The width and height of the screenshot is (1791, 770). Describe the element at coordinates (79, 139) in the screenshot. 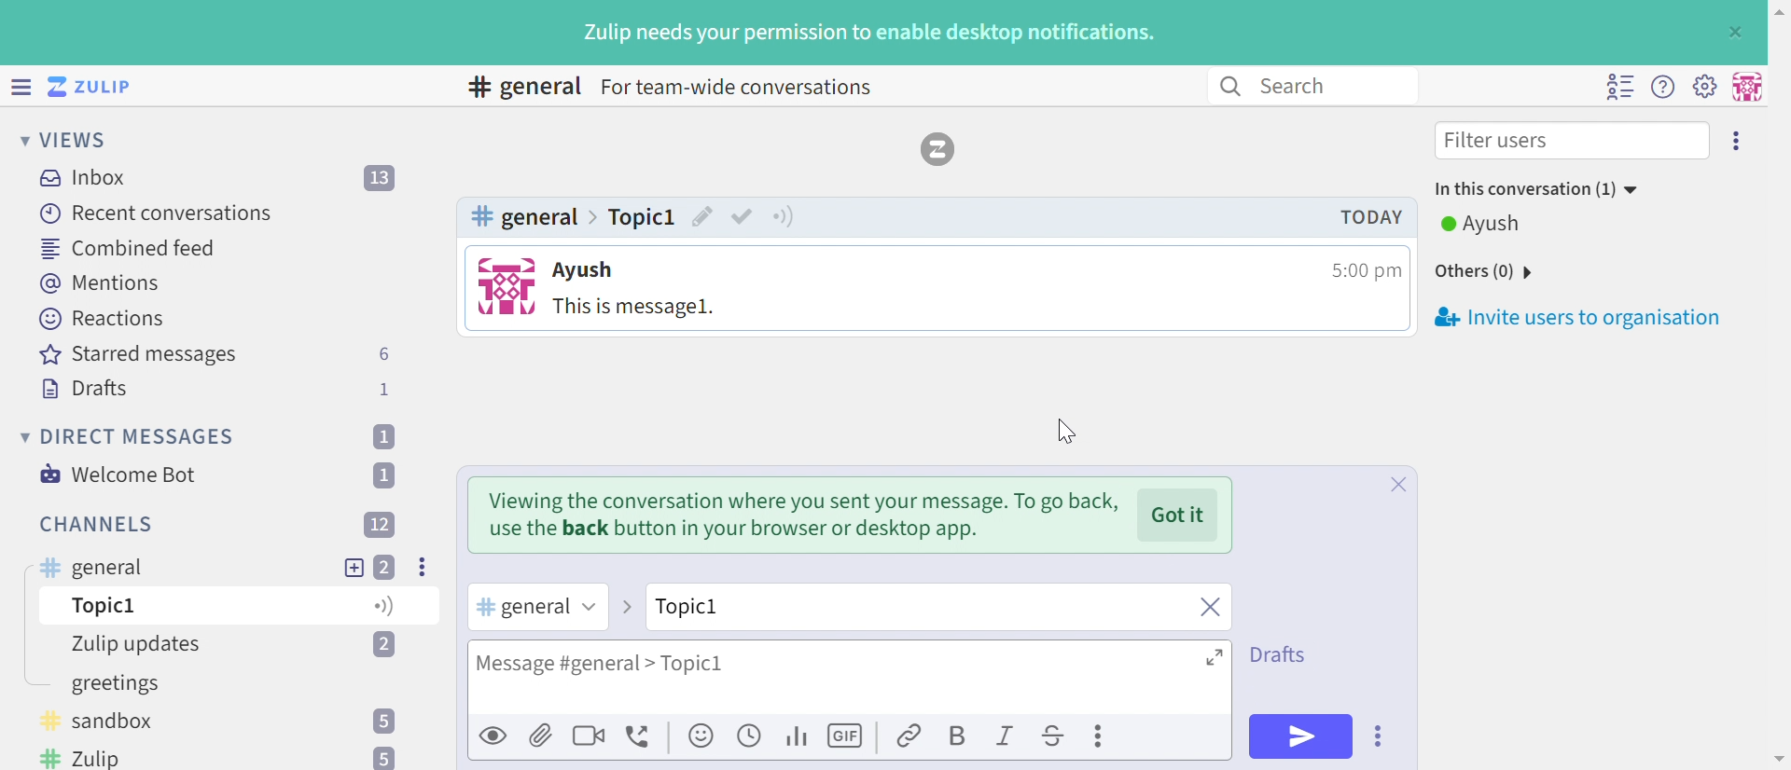

I see `VIEWS` at that location.